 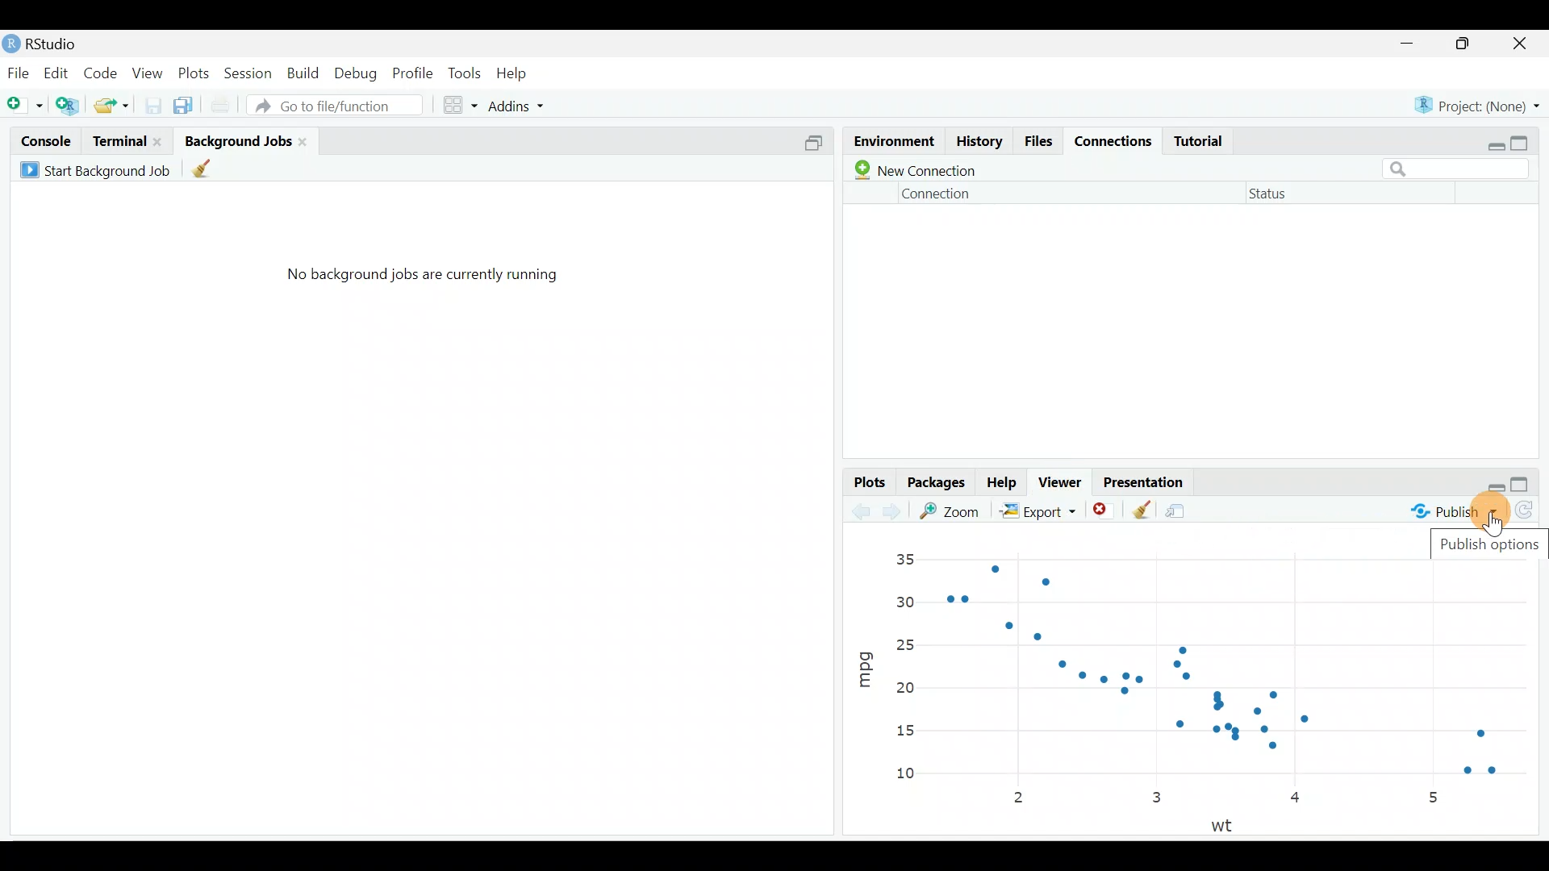 I want to click on No background jobs are currently running, so click(x=422, y=281).